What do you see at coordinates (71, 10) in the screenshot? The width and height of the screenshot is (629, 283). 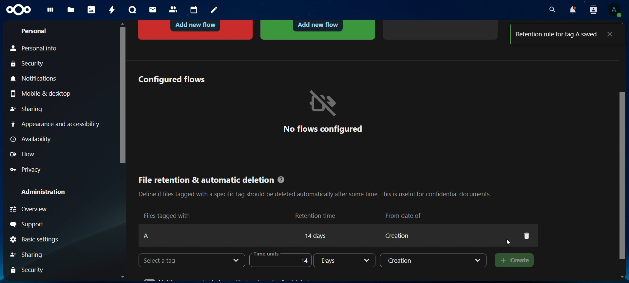 I see `files` at bounding box center [71, 10].